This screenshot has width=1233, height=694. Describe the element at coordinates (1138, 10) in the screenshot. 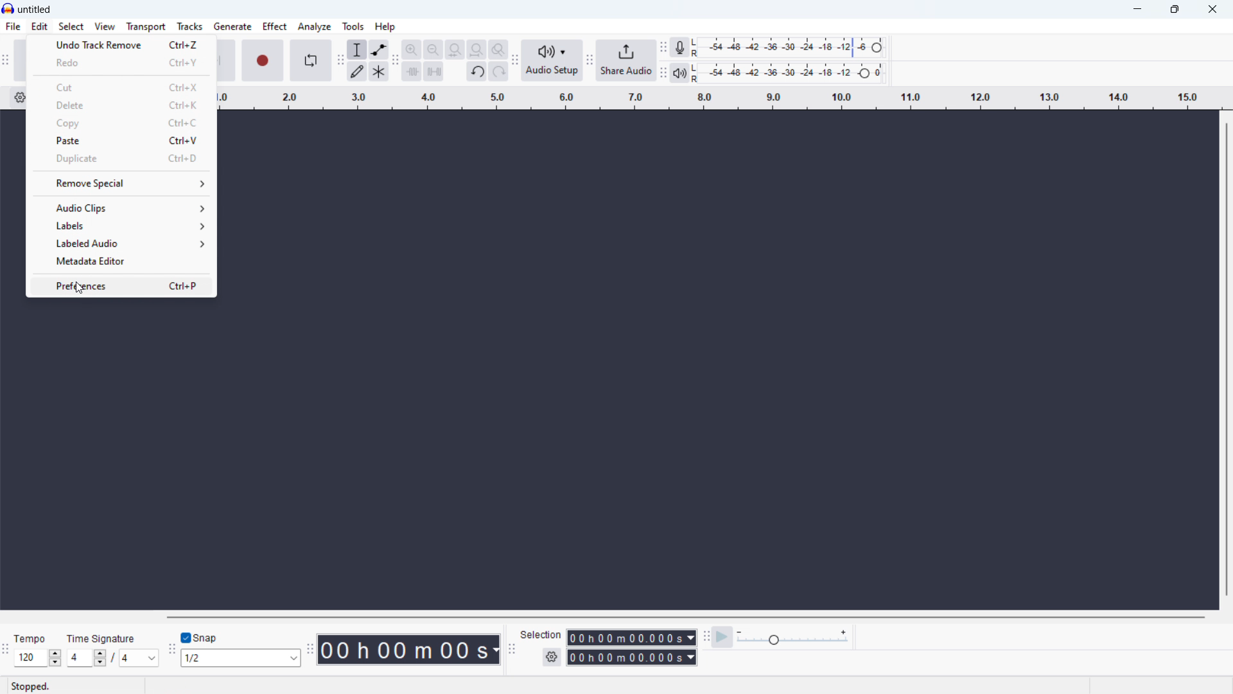

I see `minimize` at that location.